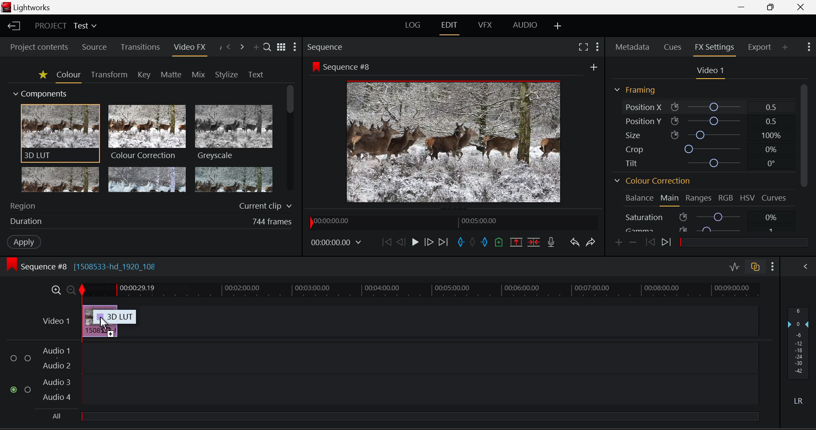 Image resolution: width=816 pixels, height=430 pixels. Describe the element at coordinates (638, 199) in the screenshot. I see `Balance` at that location.